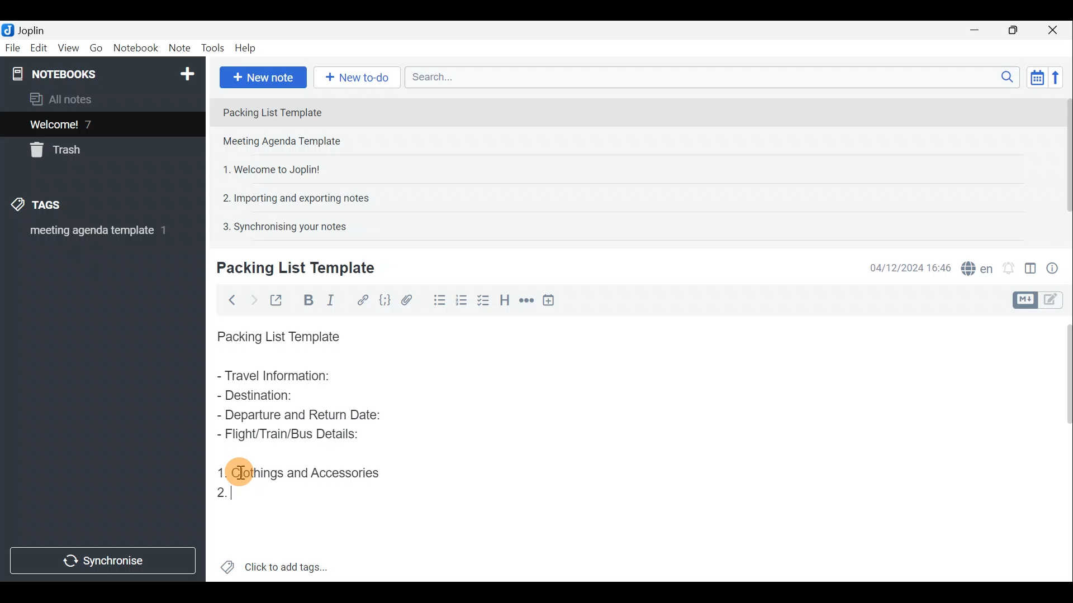  Describe the element at coordinates (241, 471) in the screenshot. I see `cursor` at that location.